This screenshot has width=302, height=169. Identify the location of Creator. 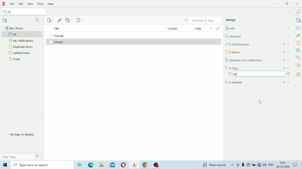
(179, 28).